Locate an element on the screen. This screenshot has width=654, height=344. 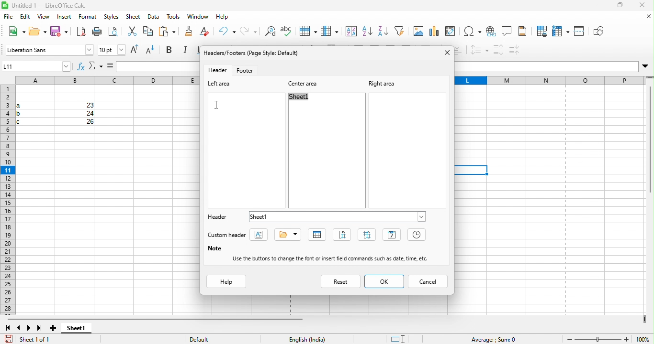
last sheet is located at coordinates (40, 326).